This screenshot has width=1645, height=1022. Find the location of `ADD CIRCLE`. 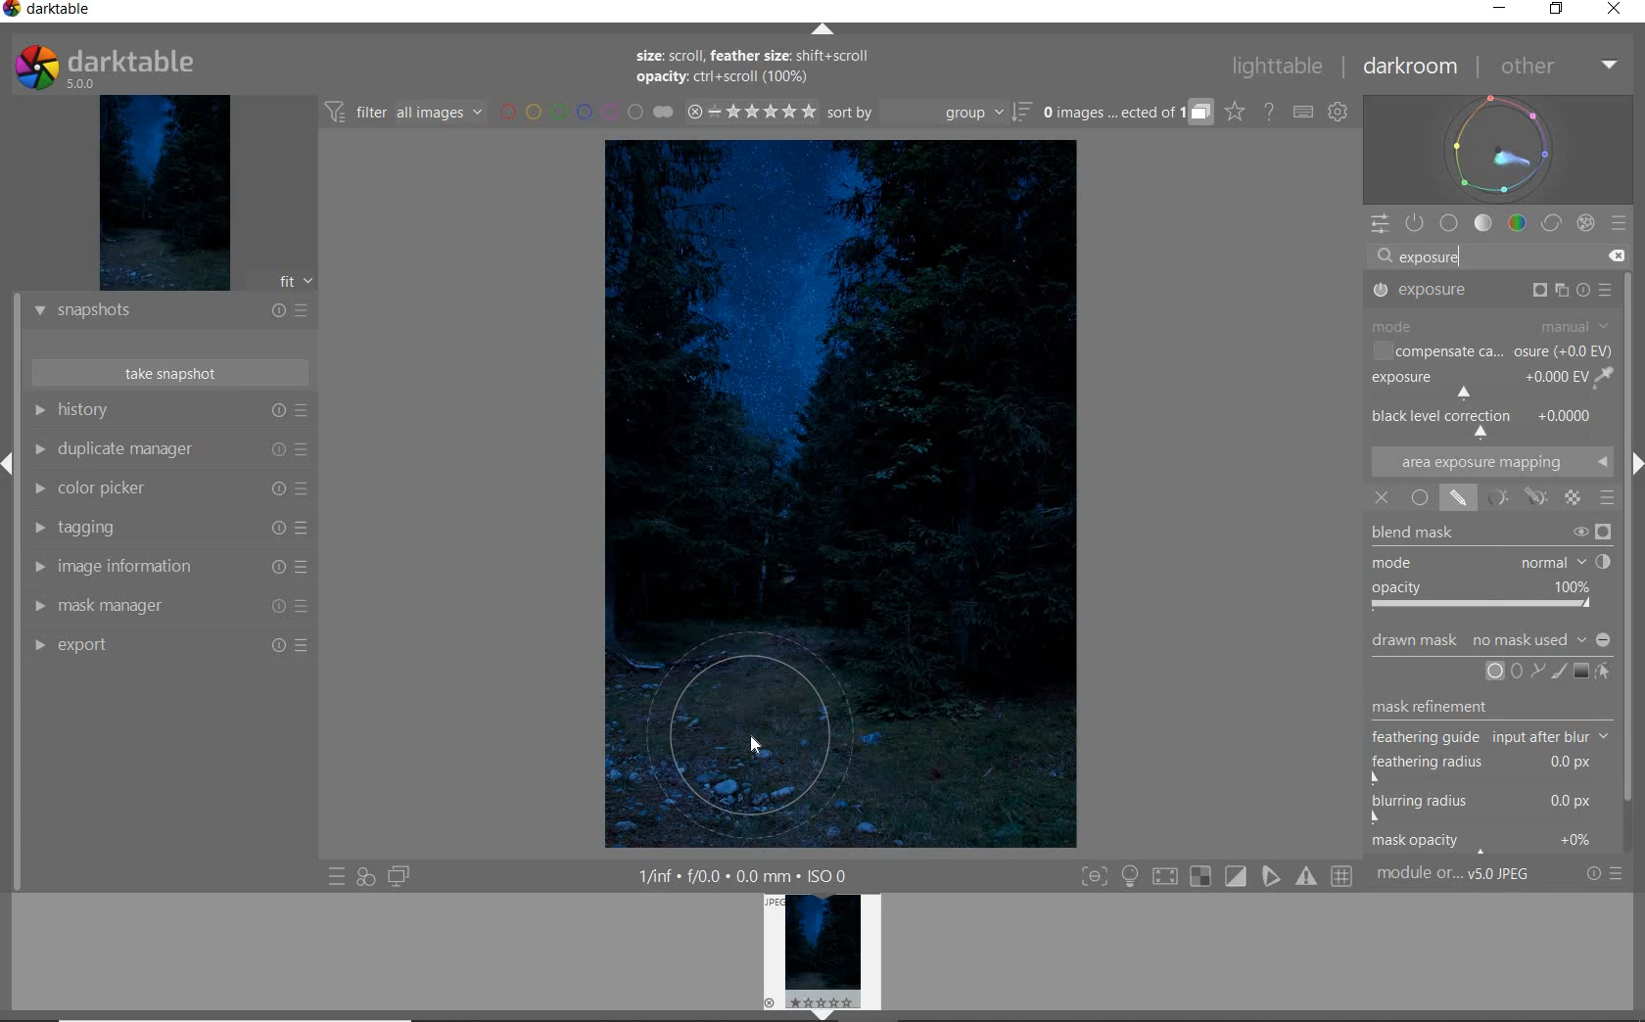

ADD CIRCLE is located at coordinates (1497, 674).